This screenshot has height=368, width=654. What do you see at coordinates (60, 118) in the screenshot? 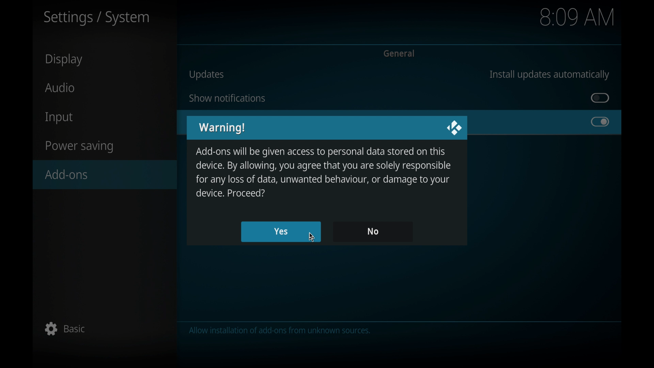
I see `input` at bounding box center [60, 118].